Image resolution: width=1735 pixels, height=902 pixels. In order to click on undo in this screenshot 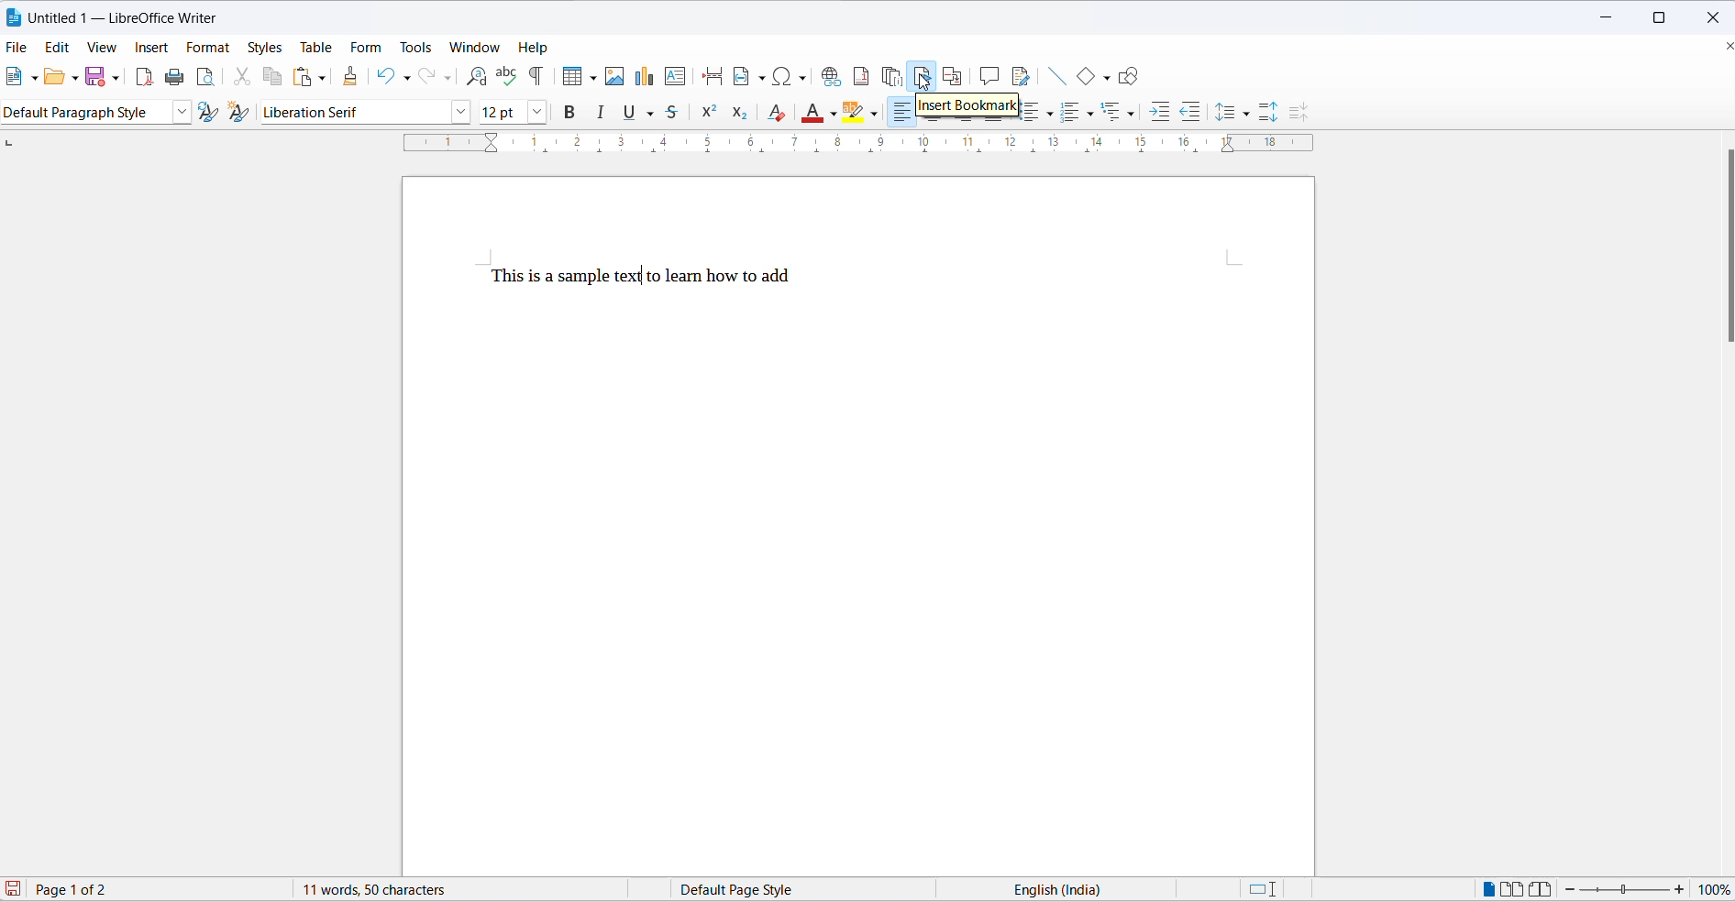, I will do `click(385, 77)`.